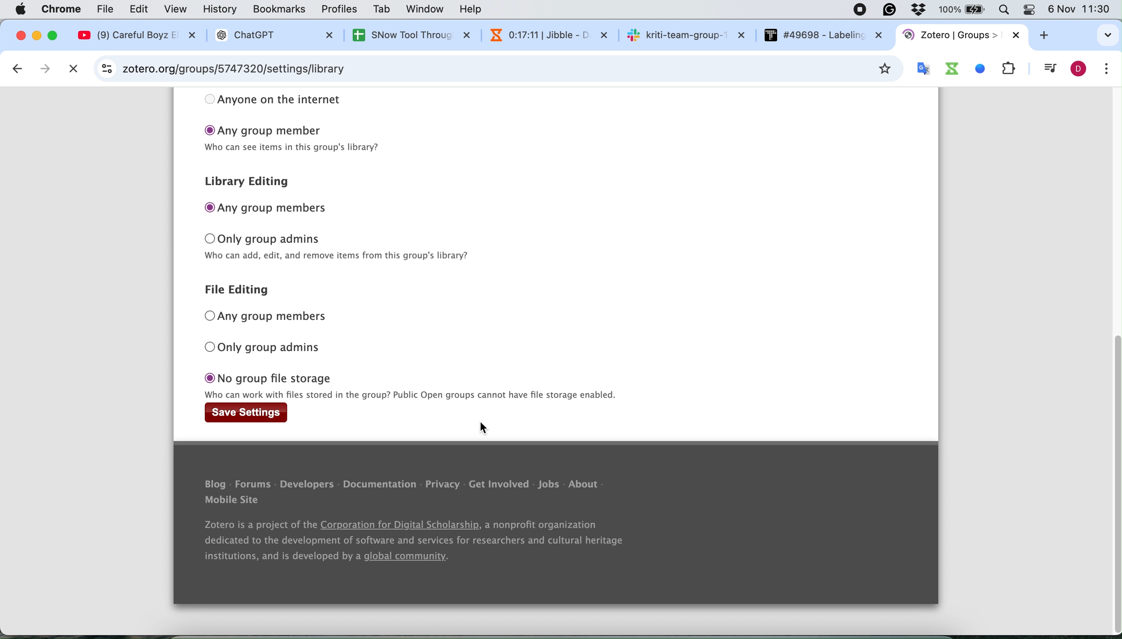  What do you see at coordinates (344, 254) in the screenshot?
I see `text` at bounding box center [344, 254].